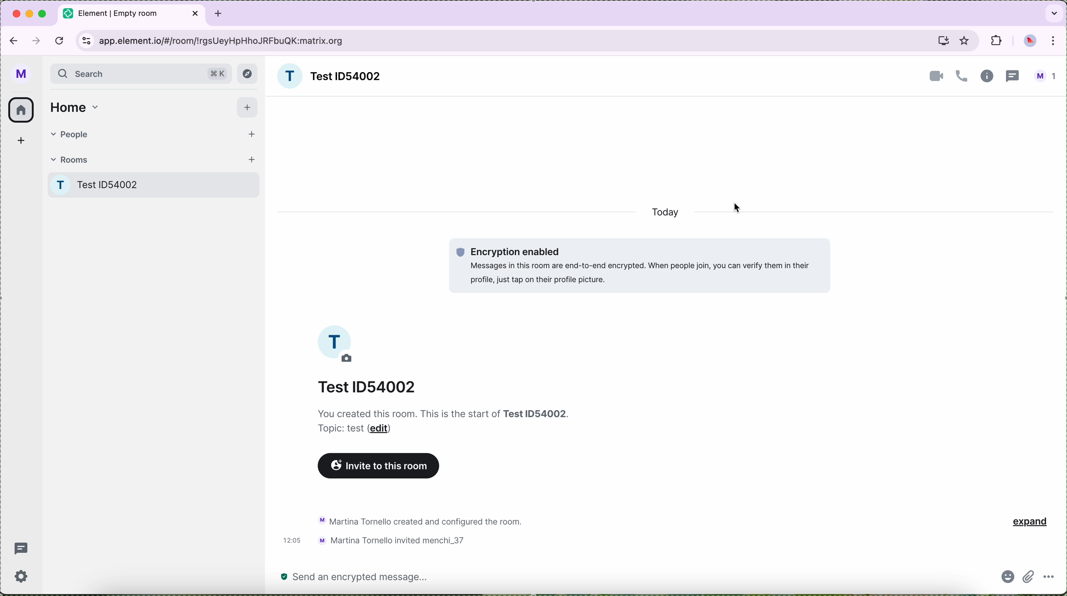 Image resolution: width=1067 pixels, height=596 pixels. I want to click on customize and control Google Chrome, so click(1055, 41).